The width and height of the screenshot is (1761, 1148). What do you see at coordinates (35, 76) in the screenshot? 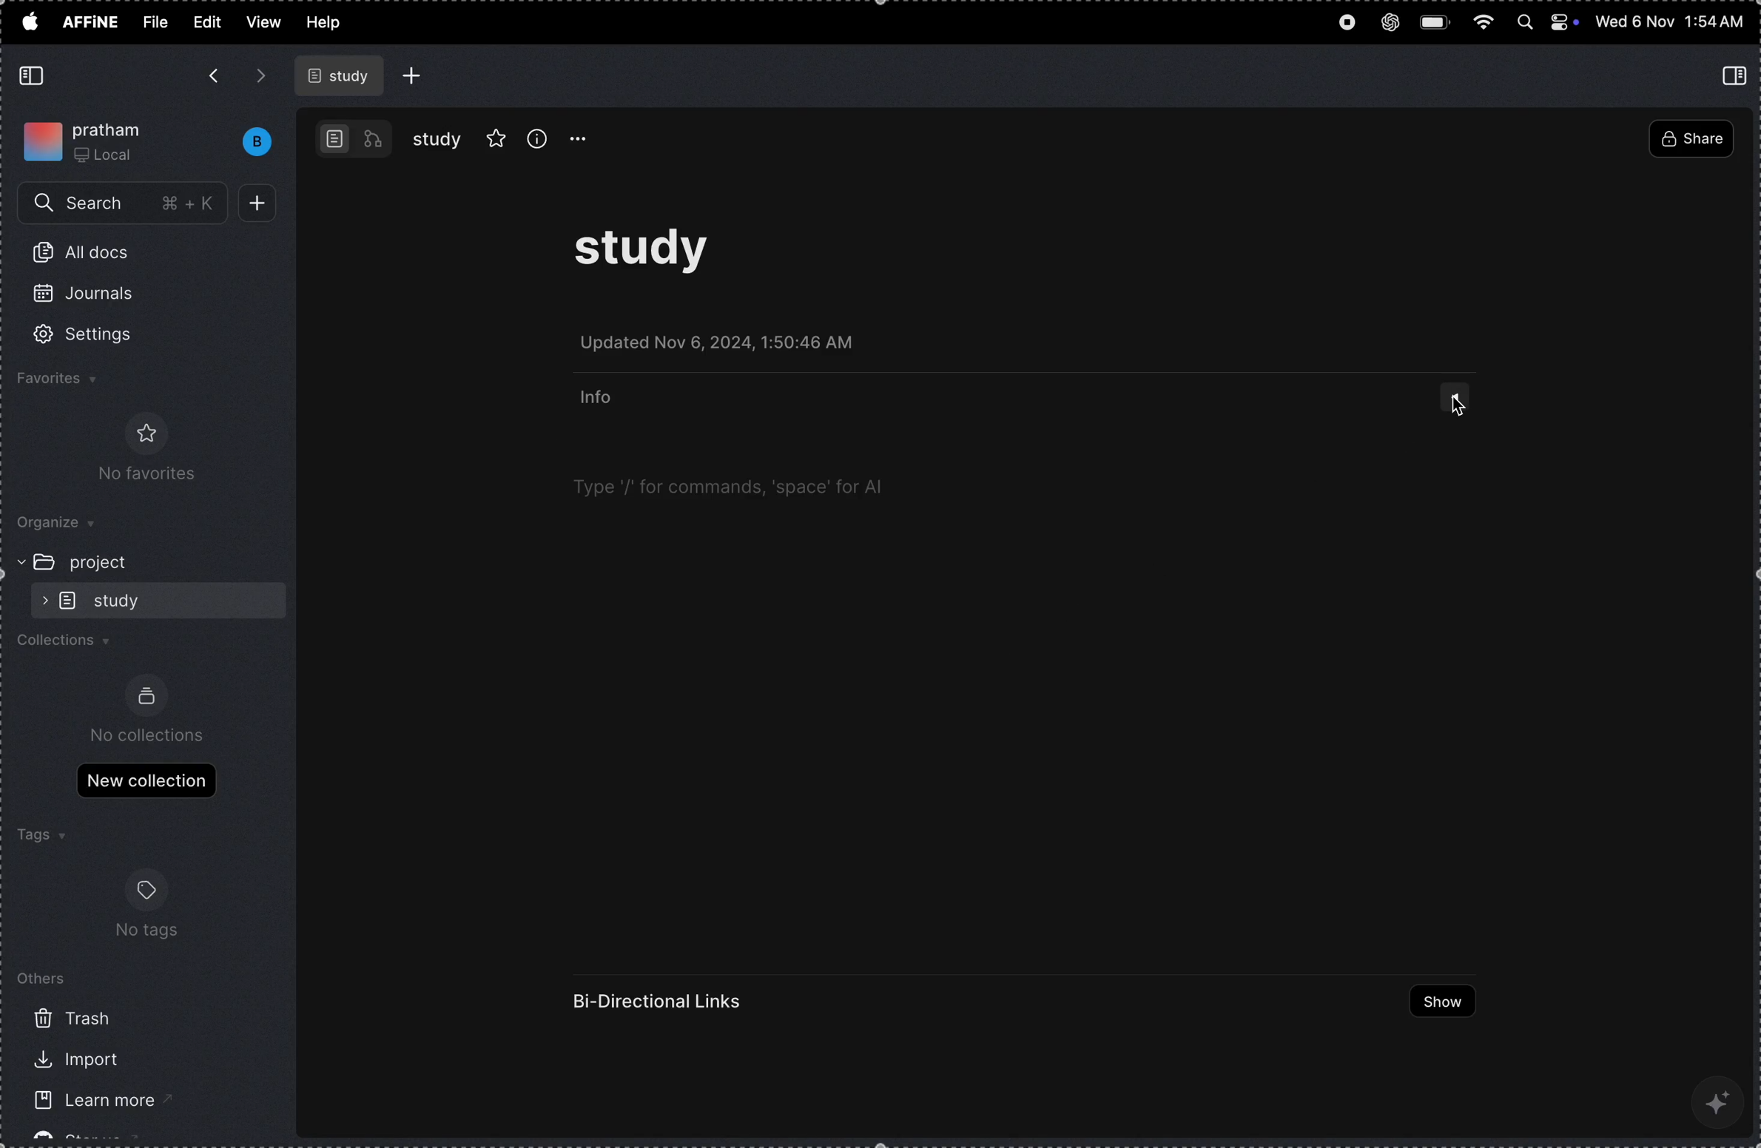
I see `collapse side bar` at bounding box center [35, 76].